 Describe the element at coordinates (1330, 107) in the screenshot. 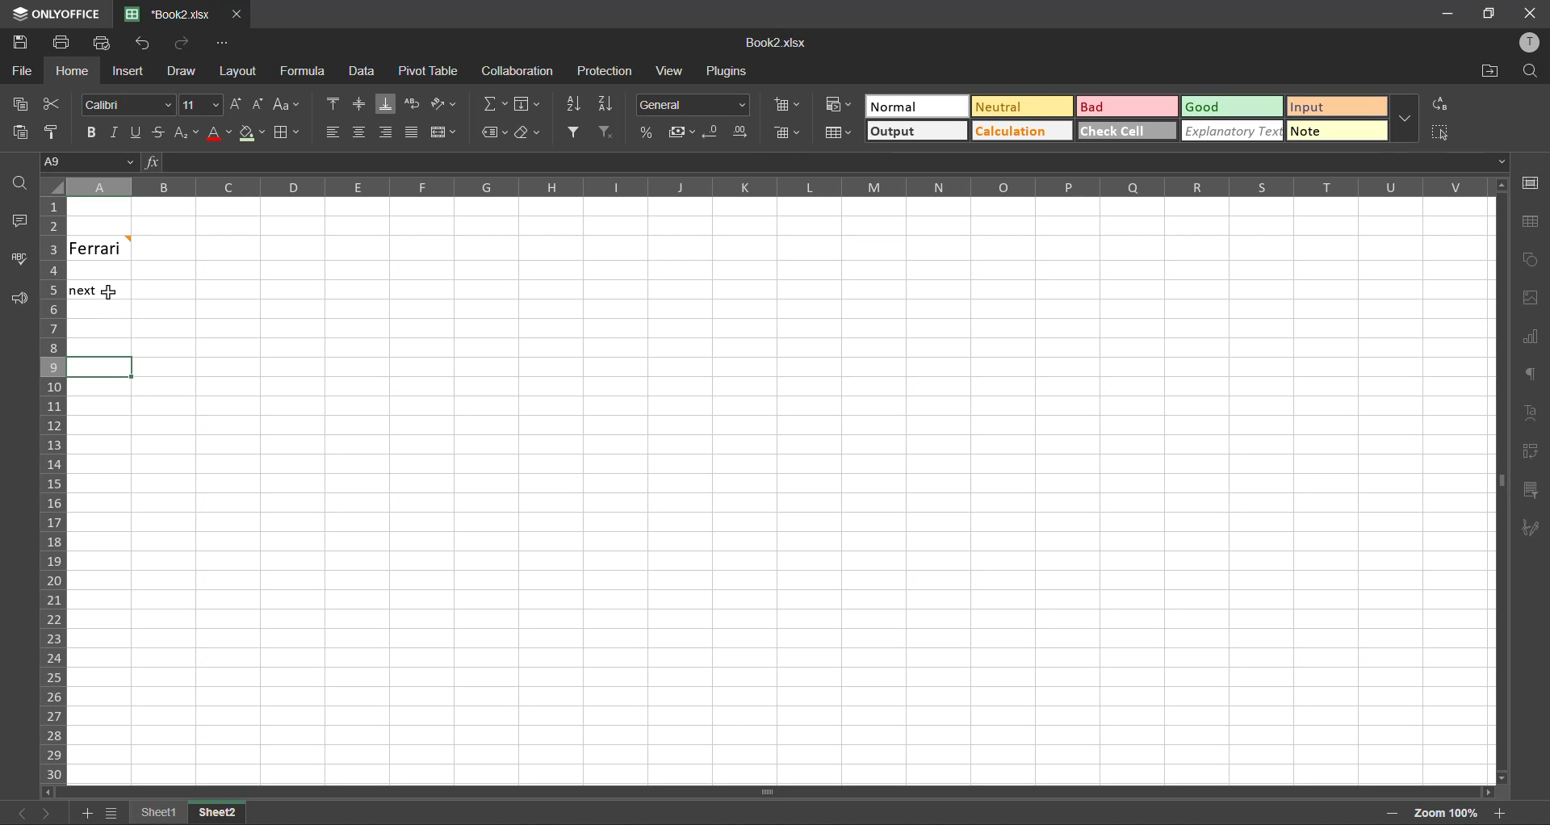

I see `input` at that location.